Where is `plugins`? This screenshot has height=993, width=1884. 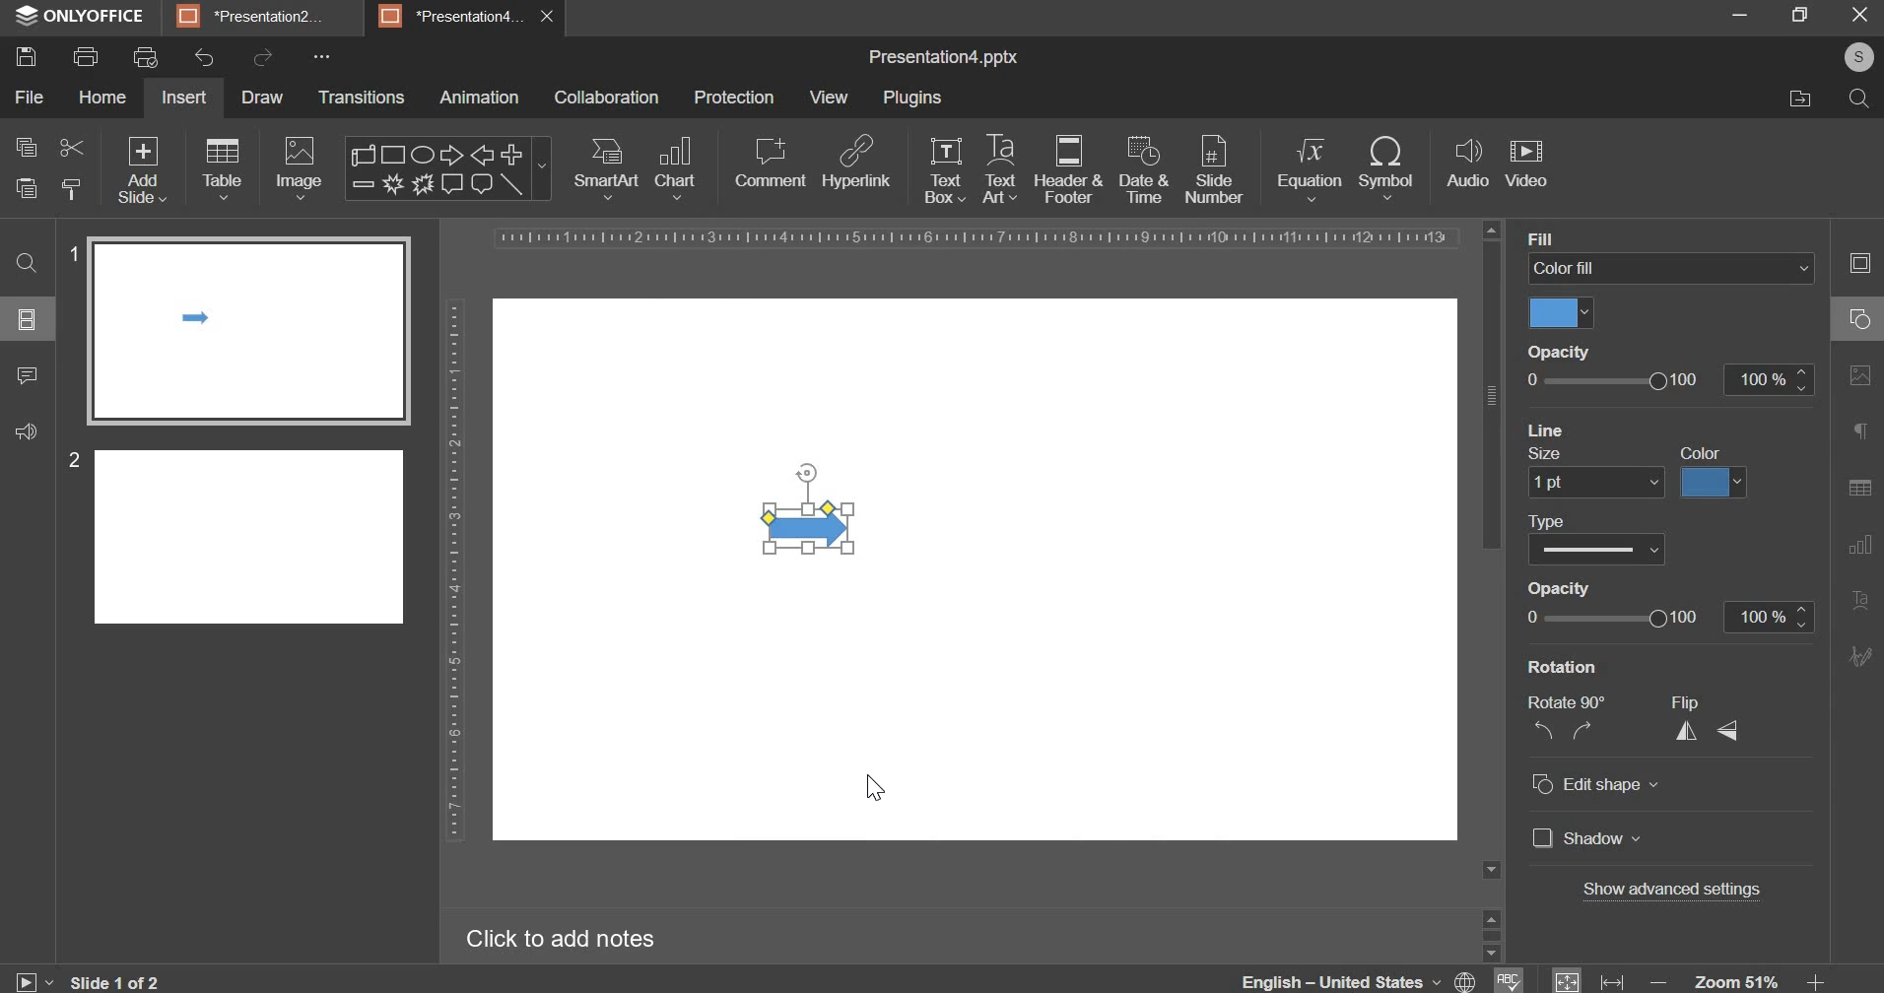 plugins is located at coordinates (911, 99).